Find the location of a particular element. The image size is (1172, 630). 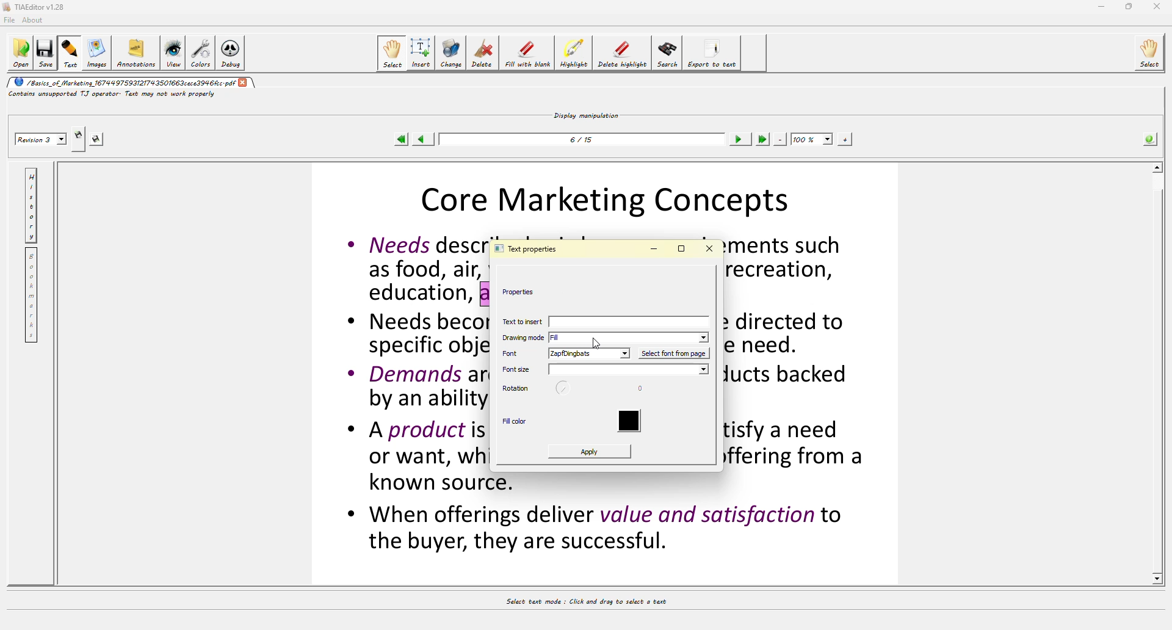

cursor is located at coordinates (599, 341).